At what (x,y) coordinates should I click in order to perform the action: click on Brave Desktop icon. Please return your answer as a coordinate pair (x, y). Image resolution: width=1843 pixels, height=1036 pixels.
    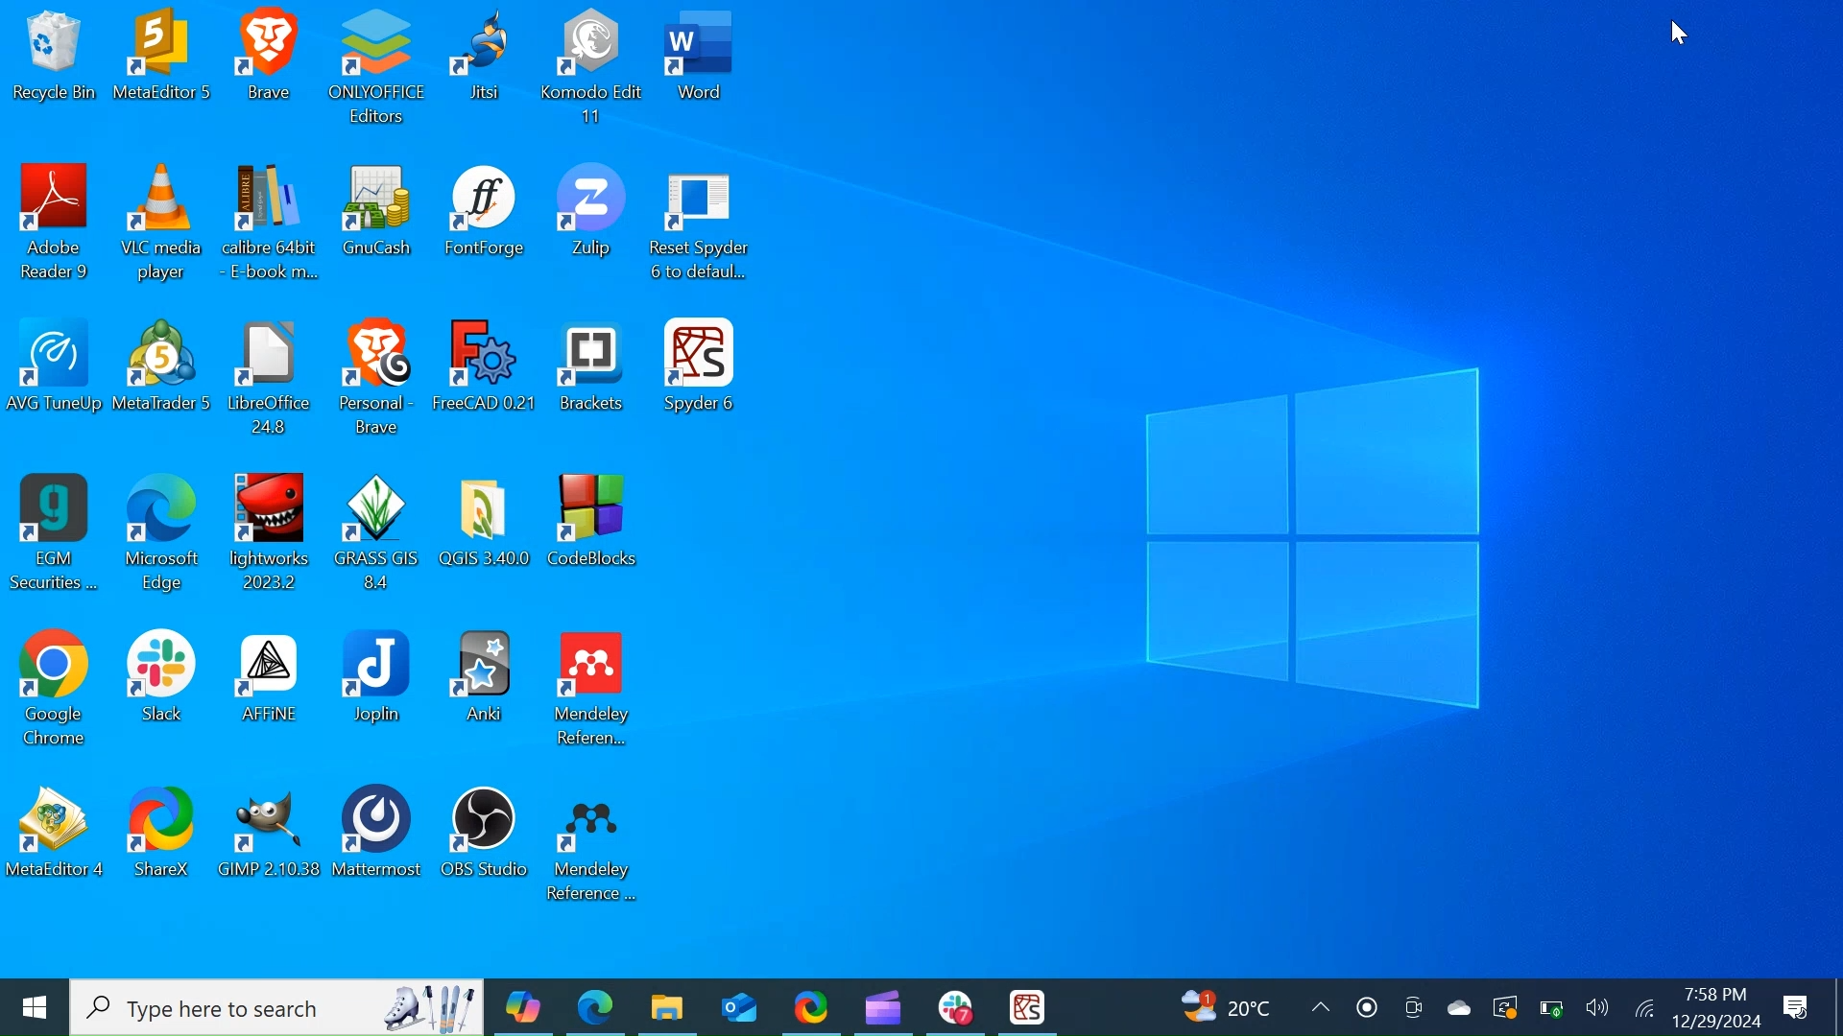
    Looking at the image, I should click on (375, 377).